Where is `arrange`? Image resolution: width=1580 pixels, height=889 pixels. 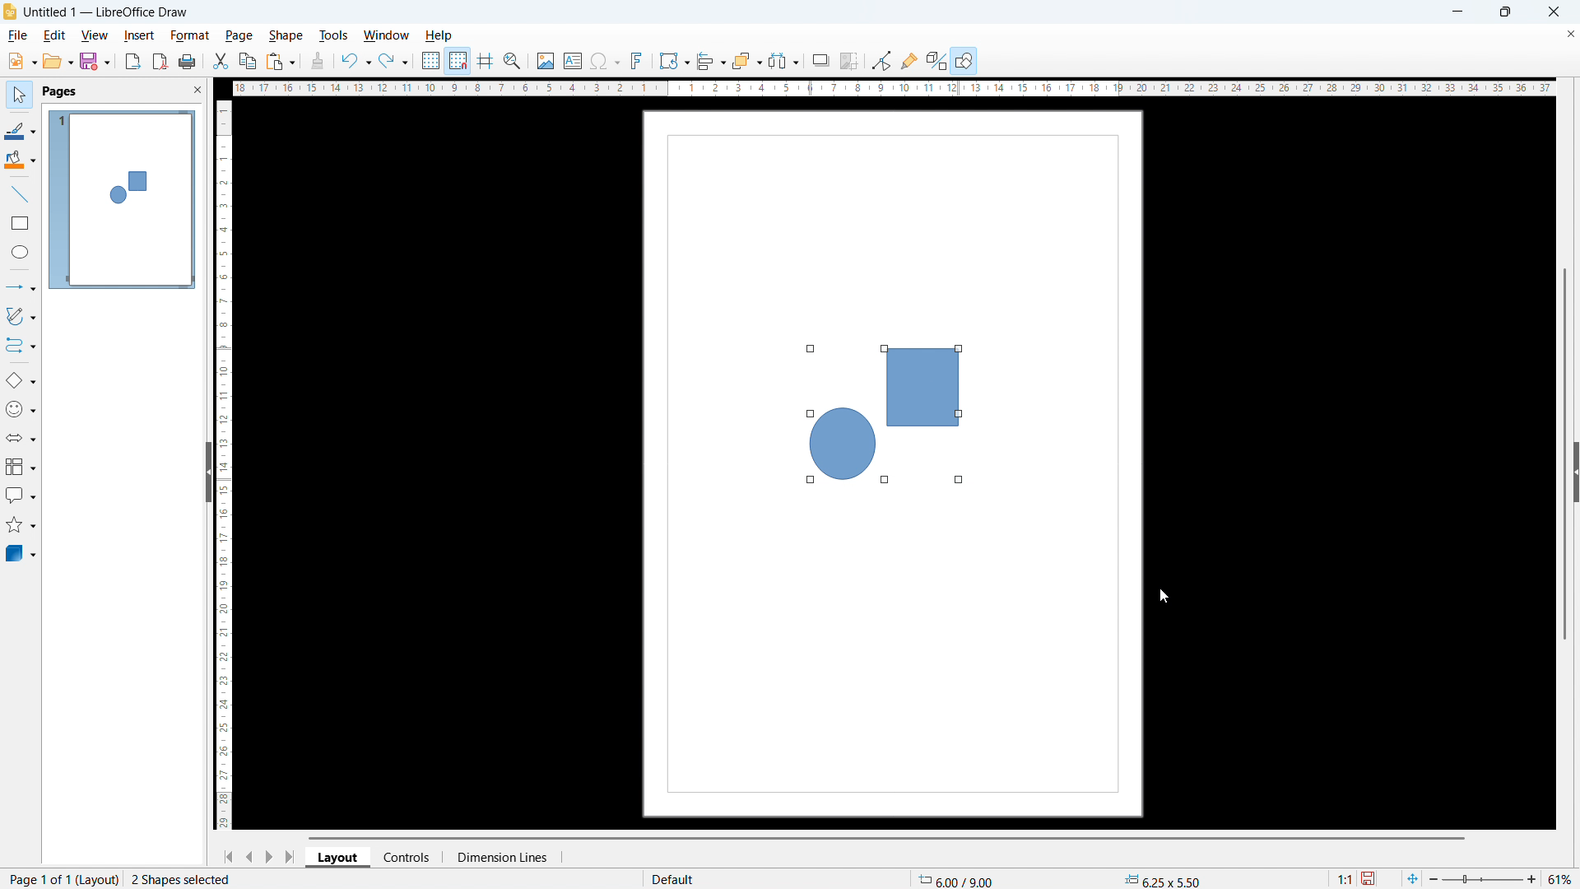
arrange is located at coordinates (746, 62).